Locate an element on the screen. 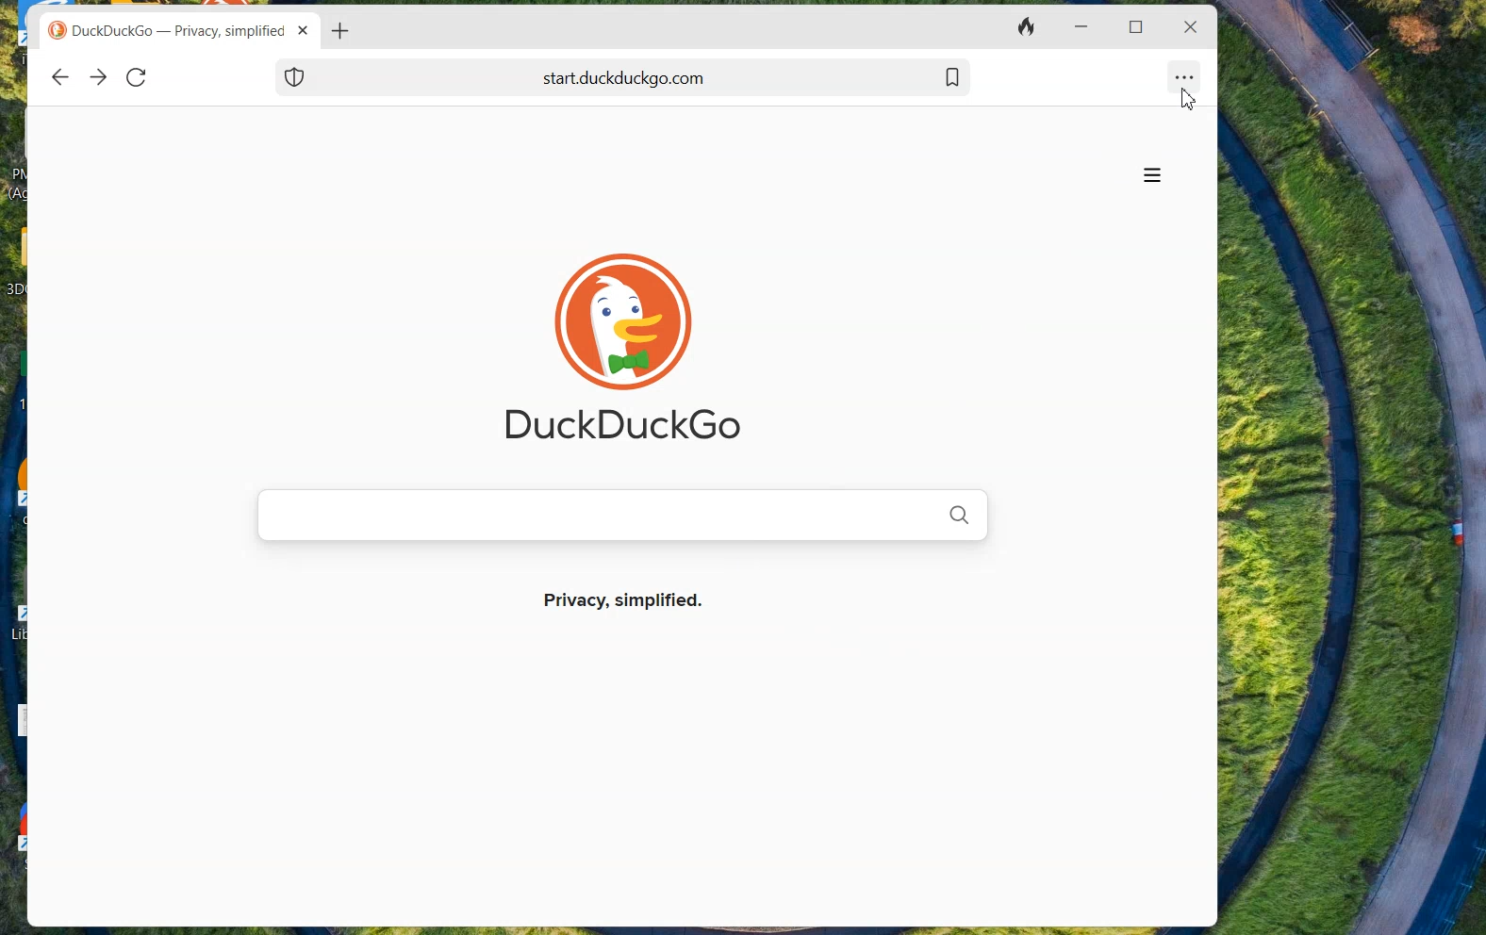  Privacy, simplified. is located at coordinates (655, 609).